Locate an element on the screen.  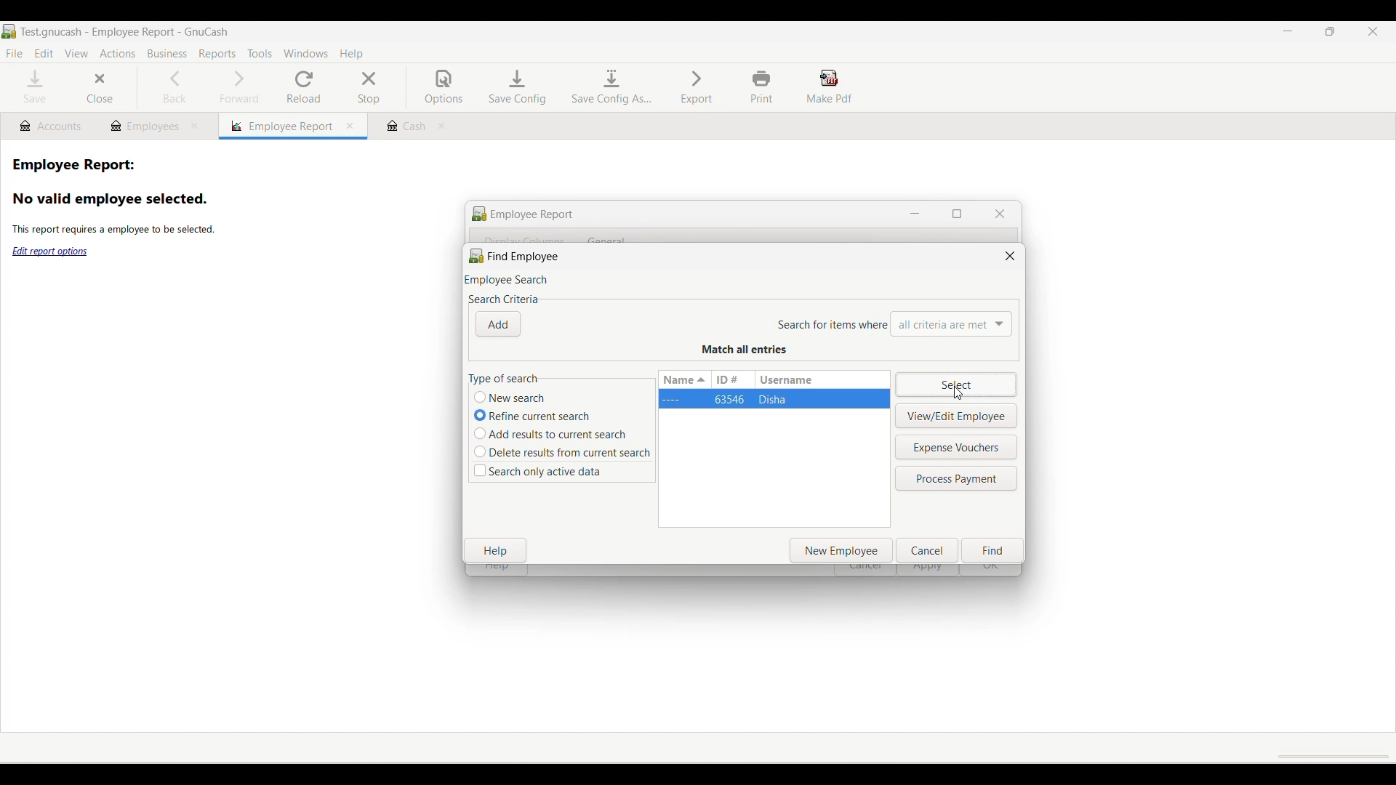
Search type changed to Refine current search is located at coordinates (481, 415).